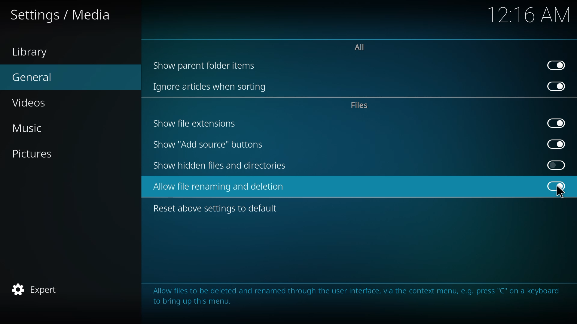  Describe the element at coordinates (220, 187) in the screenshot. I see `allow file renaming and deletion` at that location.